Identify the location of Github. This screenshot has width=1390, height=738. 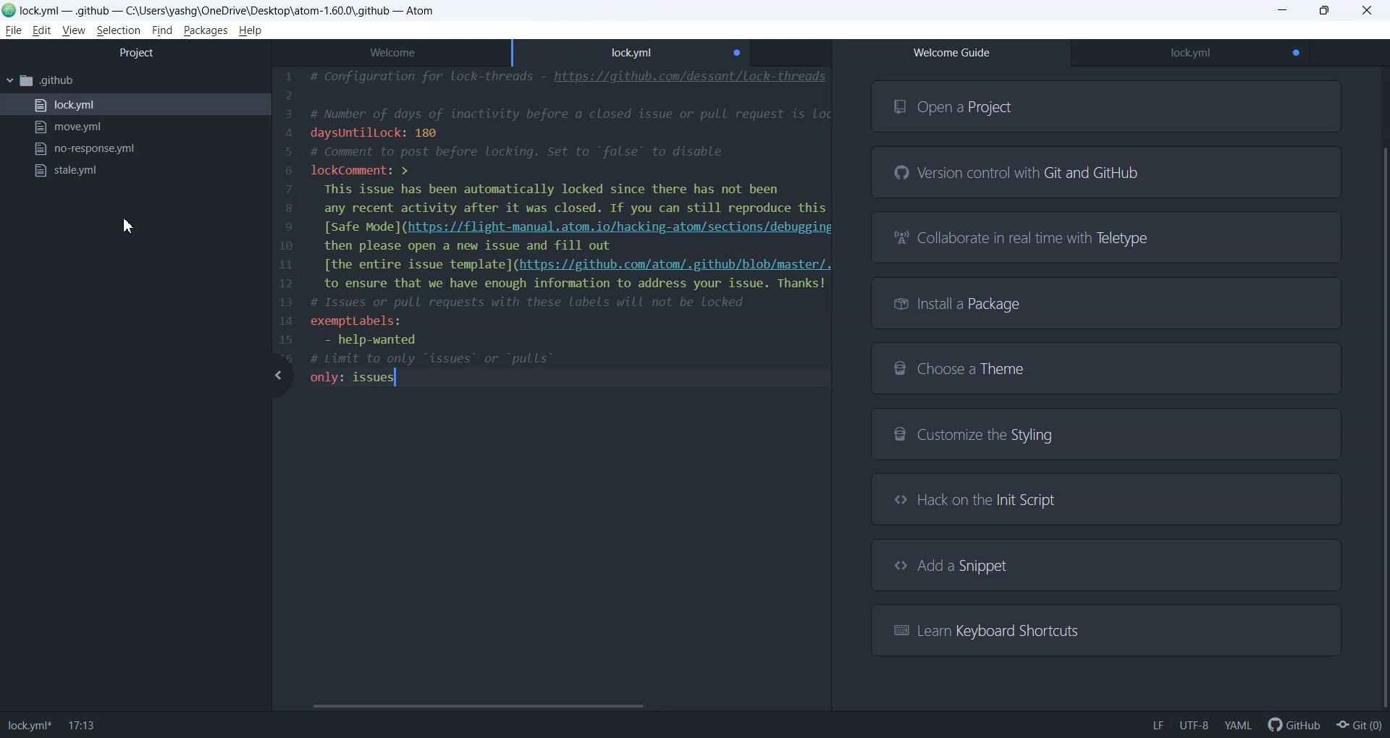
(1292, 724).